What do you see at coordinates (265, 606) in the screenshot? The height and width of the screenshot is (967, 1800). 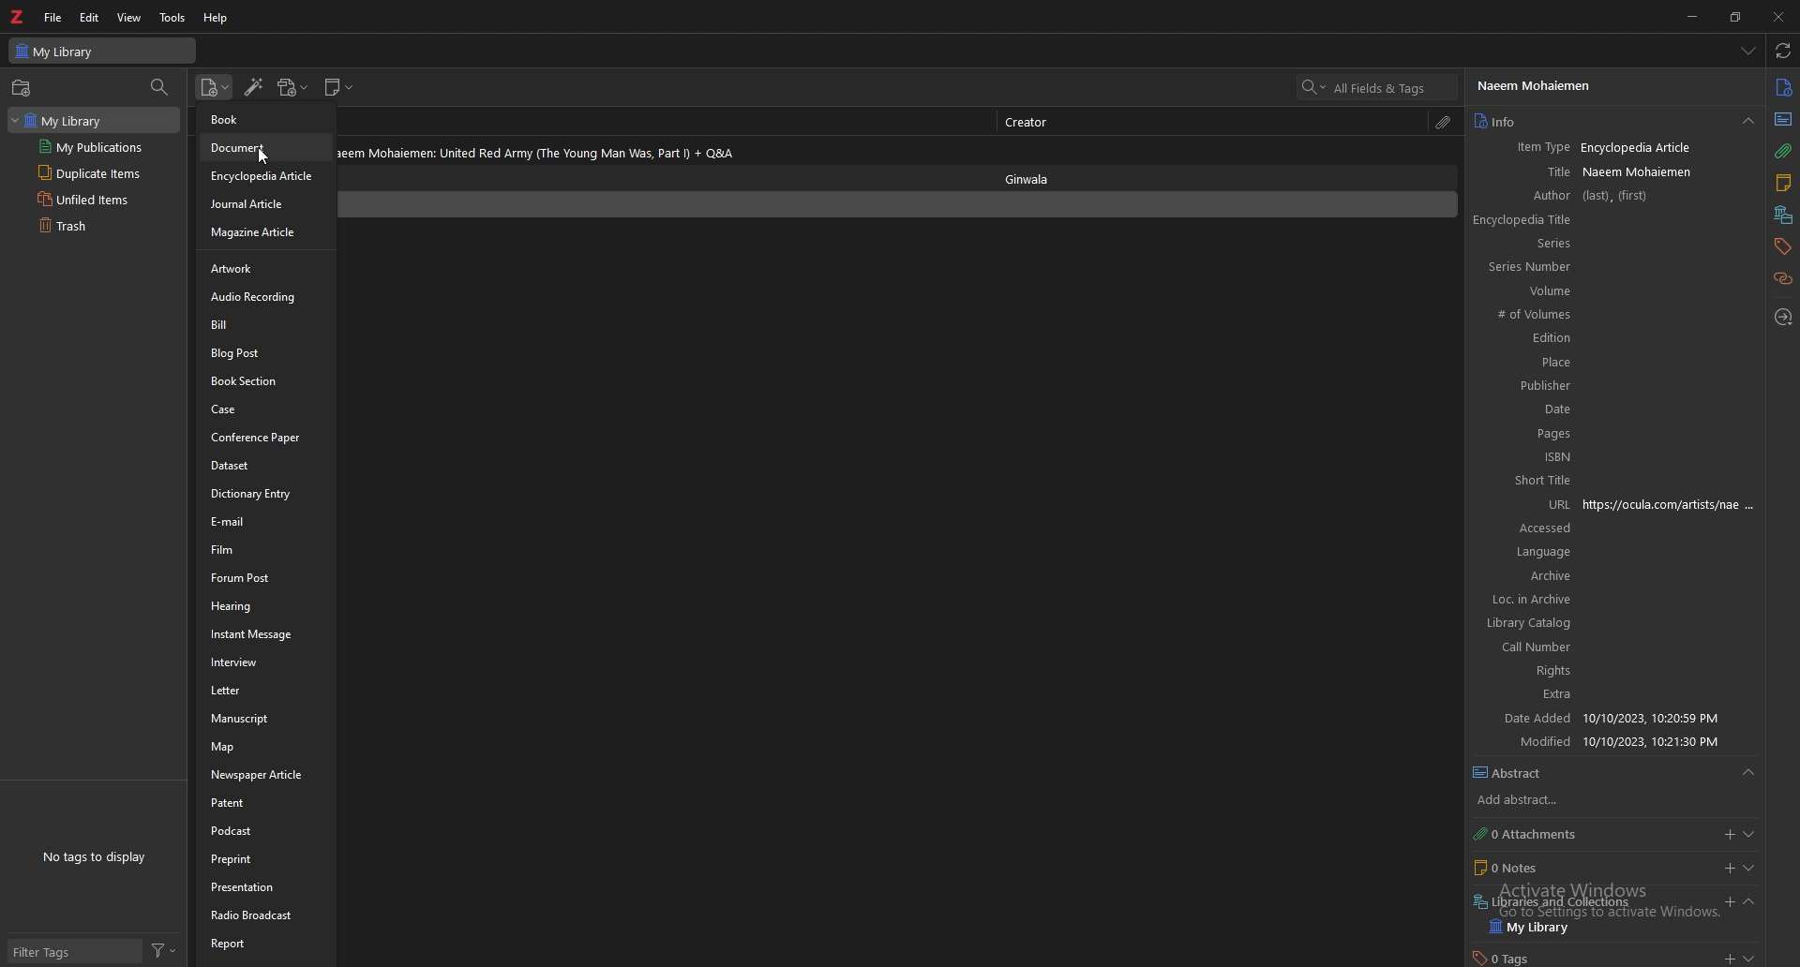 I see `hearing` at bounding box center [265, 606].